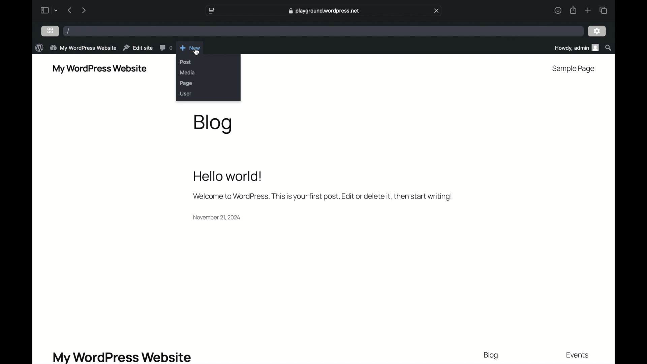  I want to click on welcome message, so click(322, 196).